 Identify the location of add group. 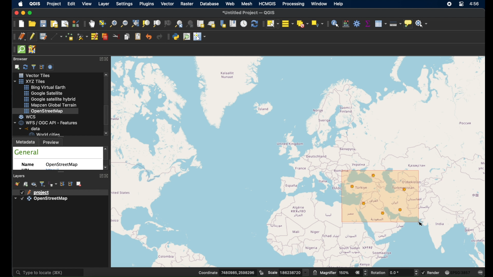
(26, 184).